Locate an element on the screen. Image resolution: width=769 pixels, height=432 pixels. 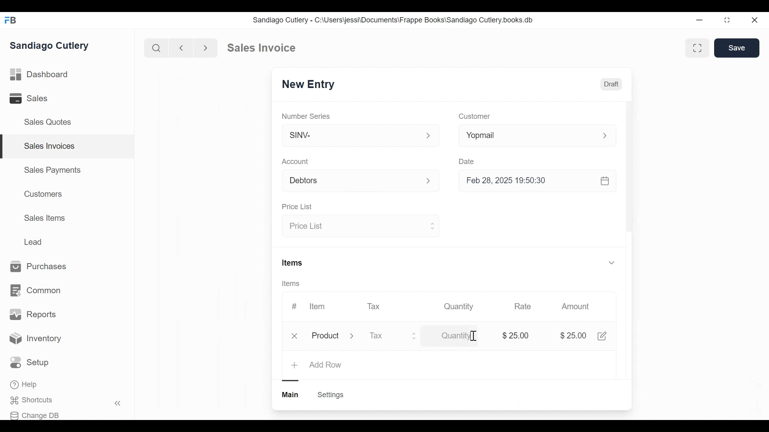
Change DB is located at coordinates (35, 416).